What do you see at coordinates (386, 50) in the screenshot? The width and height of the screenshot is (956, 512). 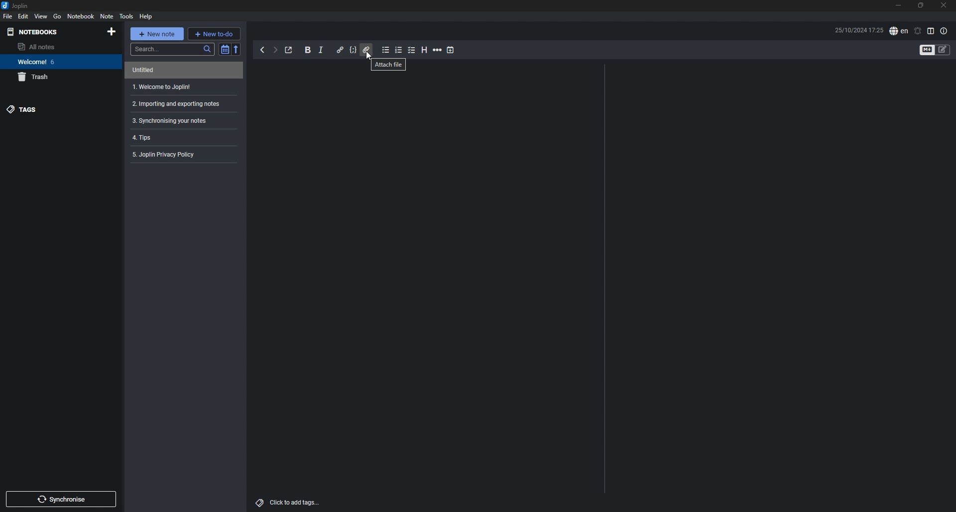 I see `bullet list` at bounding box center [386, 50].